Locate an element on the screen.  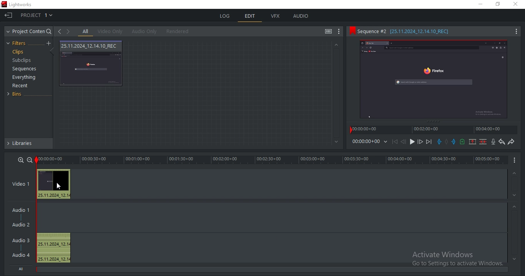
timeline is located at coordinates (272, 160).